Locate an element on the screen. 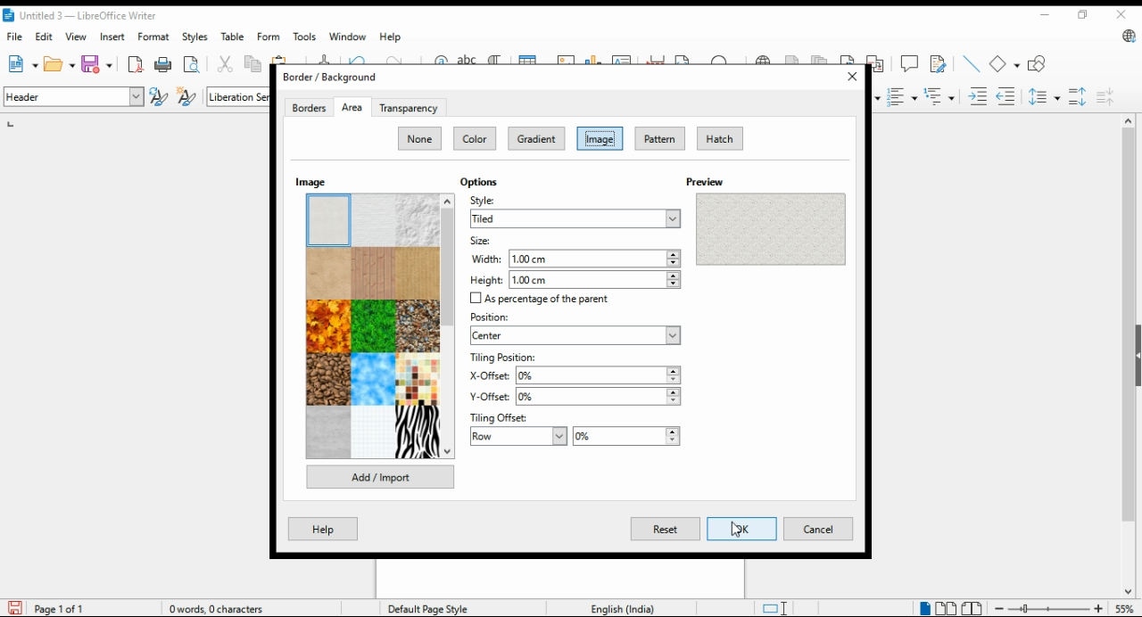  format directly as pdf is located at coordinates (137, 64).